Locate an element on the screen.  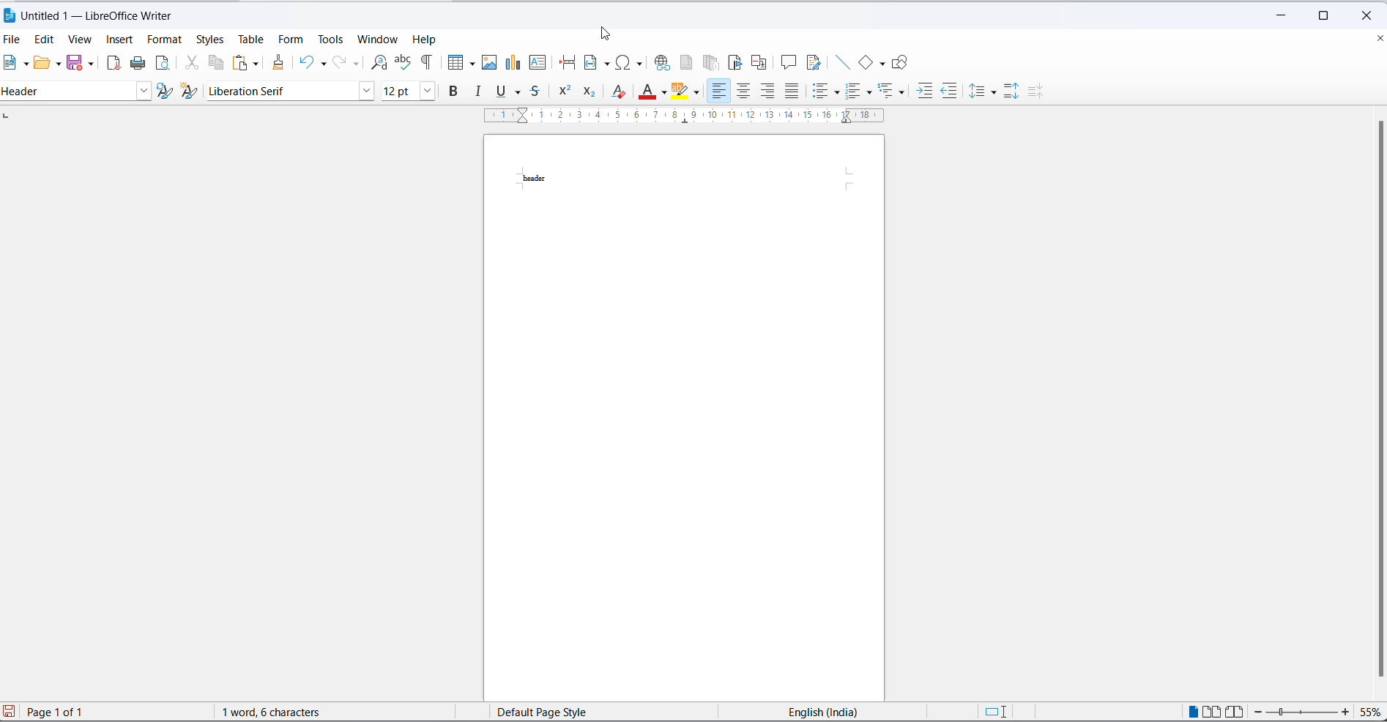
clear direct formatting is located at coordinates (620, 91).